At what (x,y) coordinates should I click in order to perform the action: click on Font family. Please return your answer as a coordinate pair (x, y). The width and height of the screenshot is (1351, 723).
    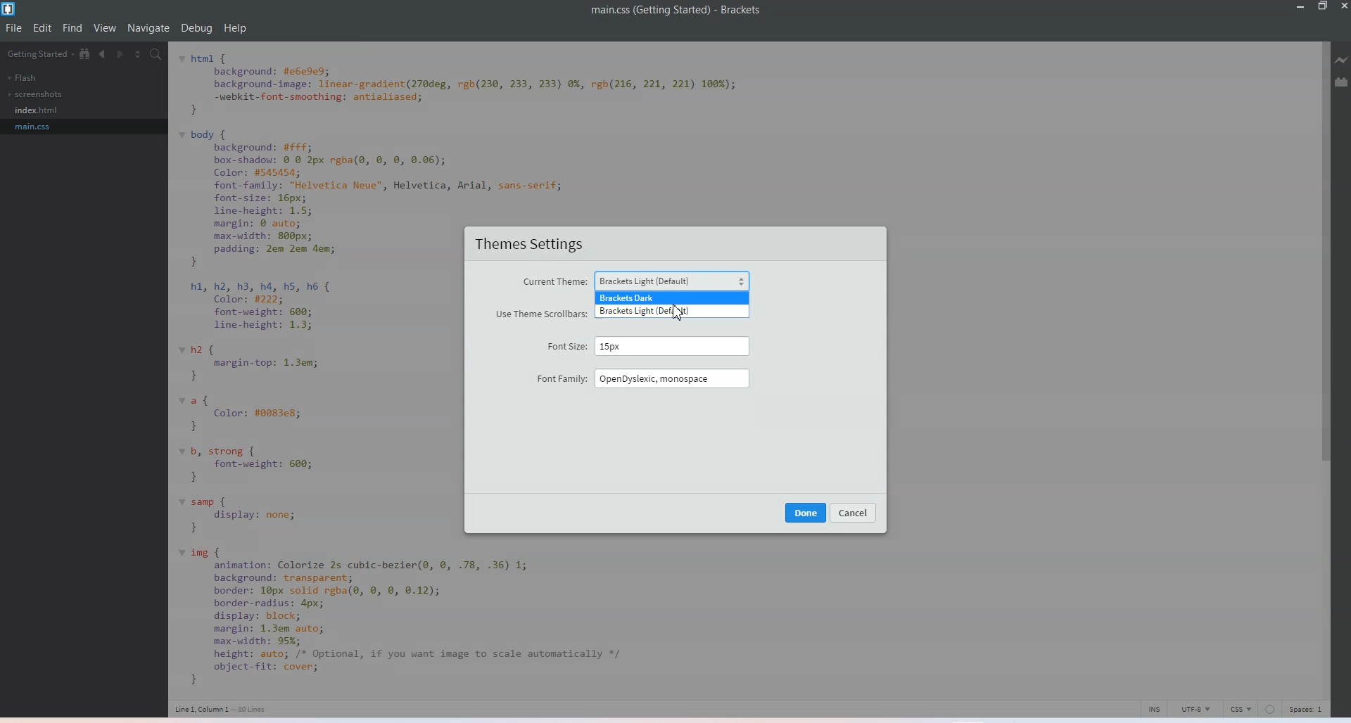
    Looking at the image, I should click on (562, 378).